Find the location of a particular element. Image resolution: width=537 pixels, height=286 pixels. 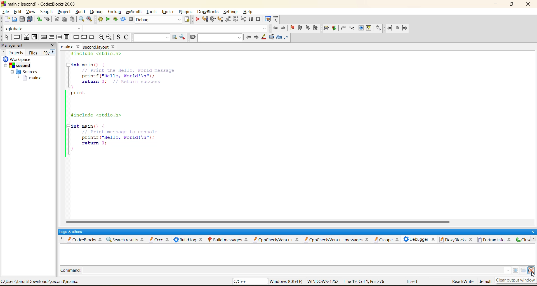

maximize is located at coordinates (513, 5).